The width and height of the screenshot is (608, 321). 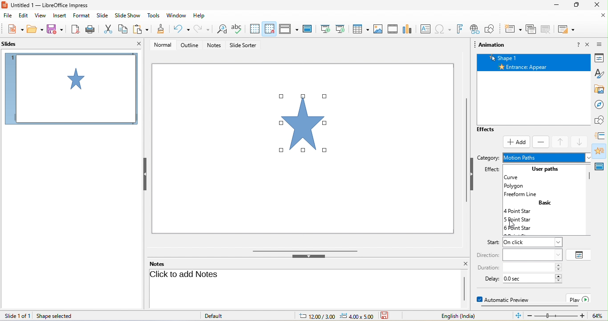 What do you see at coordinates (442, 29) in the screenshot?
I see `special character` at bounding box center [442, 29].